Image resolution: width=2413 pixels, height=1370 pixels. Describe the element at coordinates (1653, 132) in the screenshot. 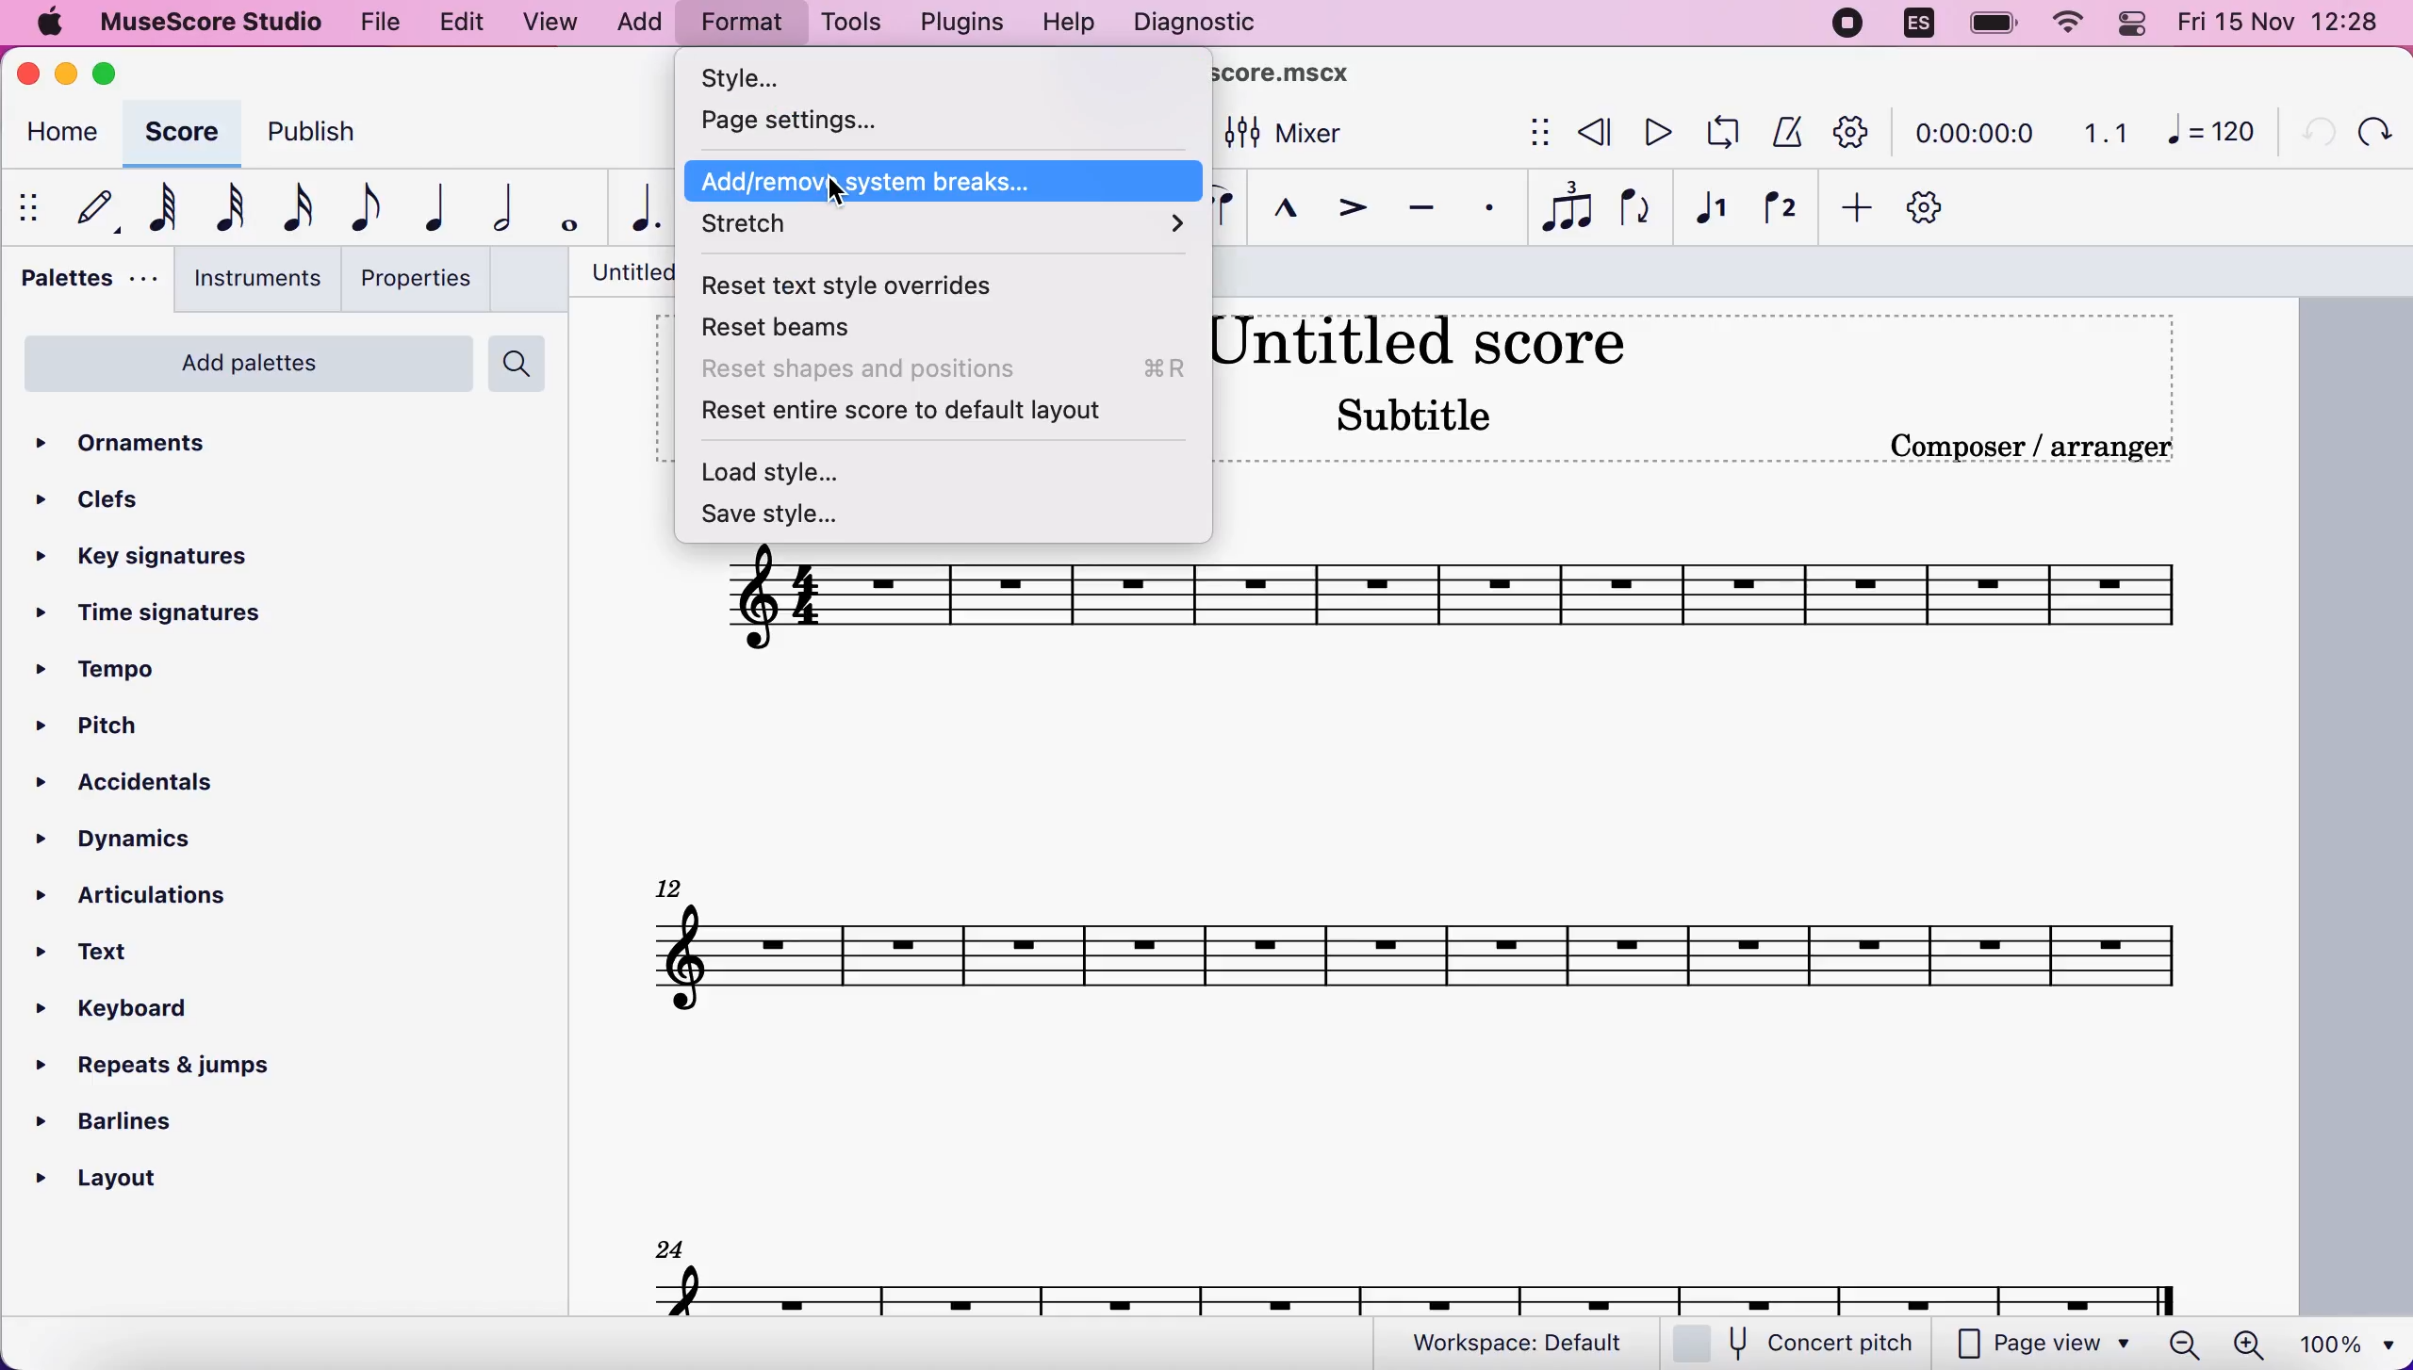

I see `play` at that location.